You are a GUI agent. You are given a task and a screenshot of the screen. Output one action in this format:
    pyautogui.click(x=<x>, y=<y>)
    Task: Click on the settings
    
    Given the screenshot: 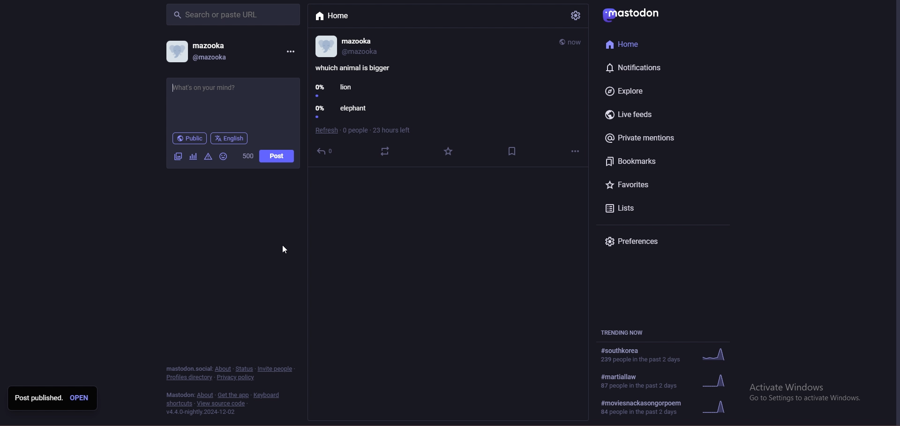 What is the action you would take?
    pyautogui.click(x=575, y=15)
    